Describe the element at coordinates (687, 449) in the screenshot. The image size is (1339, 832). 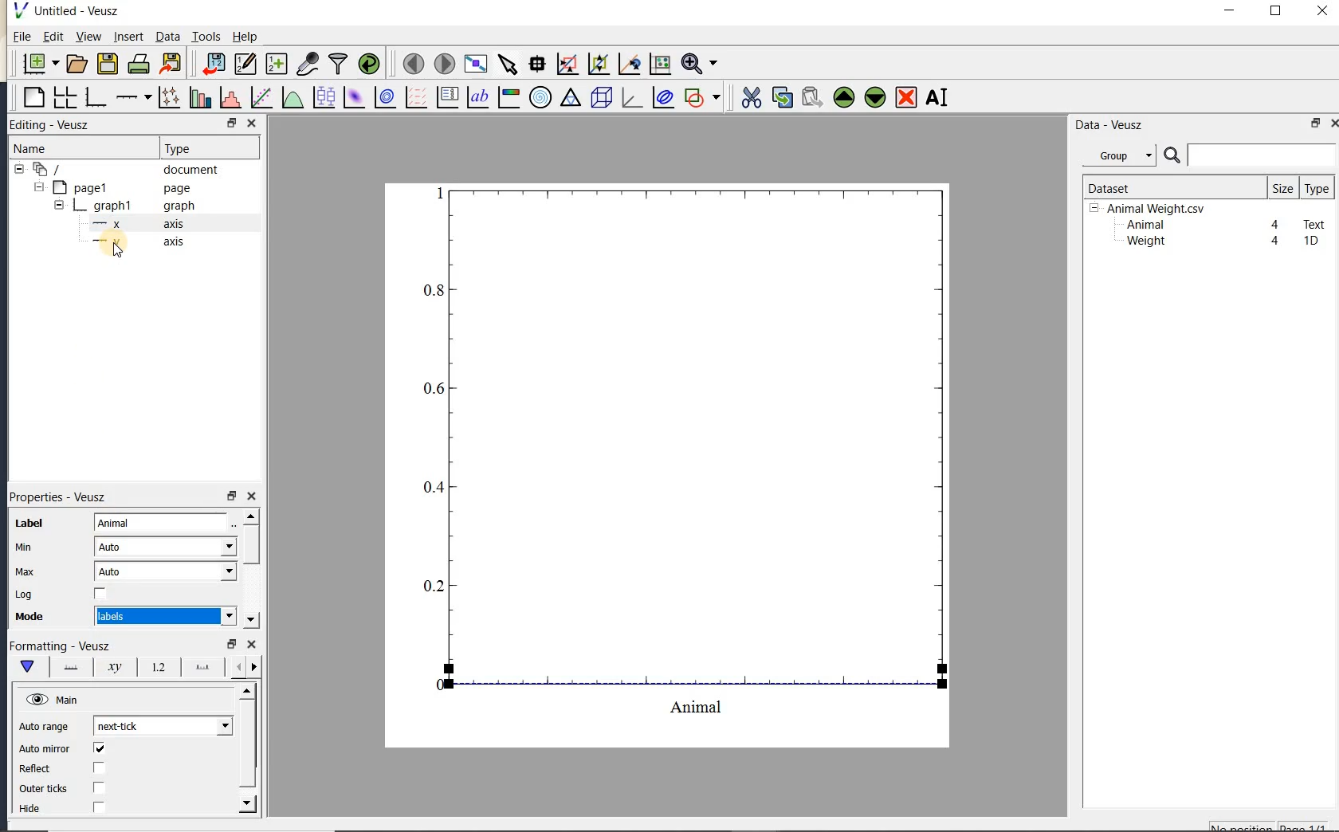
I see `graph` at that location.